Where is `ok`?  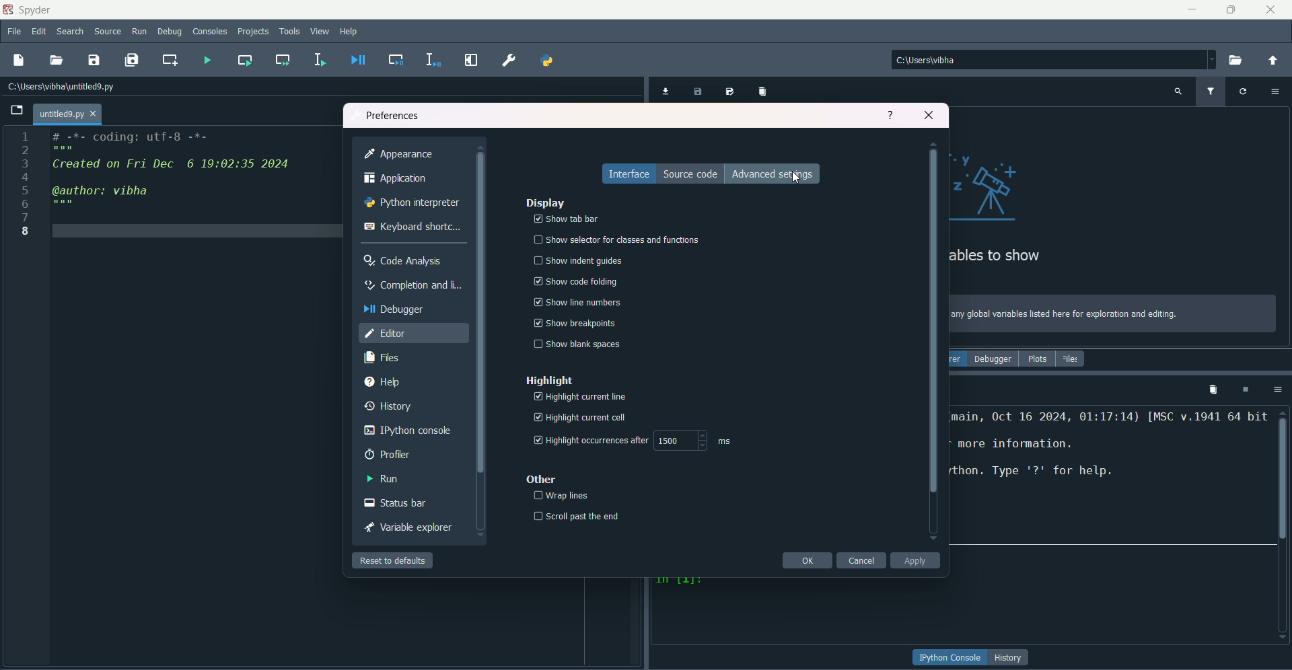
ok is located at coordinates (809, 562).